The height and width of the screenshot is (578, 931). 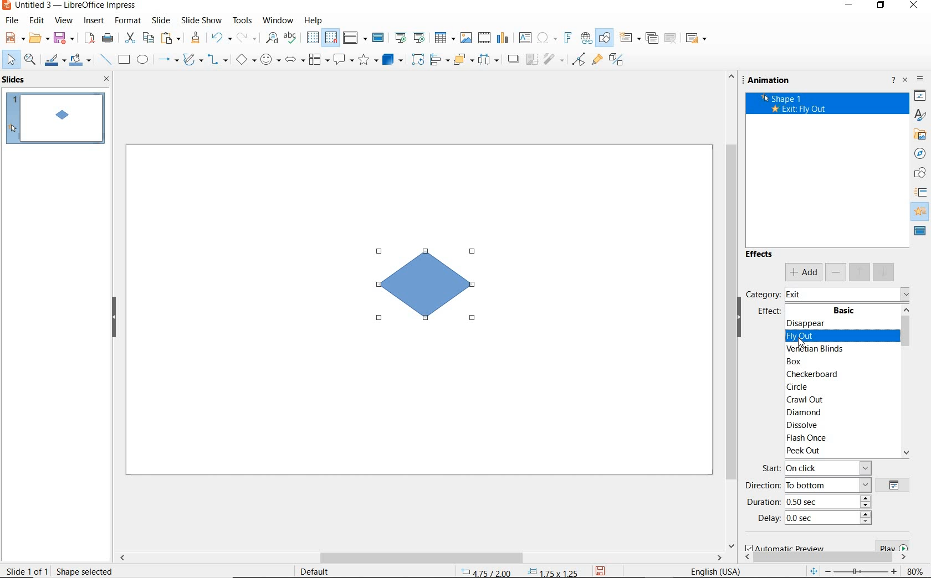 I want to click on venetian blinds, so click(x=838, y=349).